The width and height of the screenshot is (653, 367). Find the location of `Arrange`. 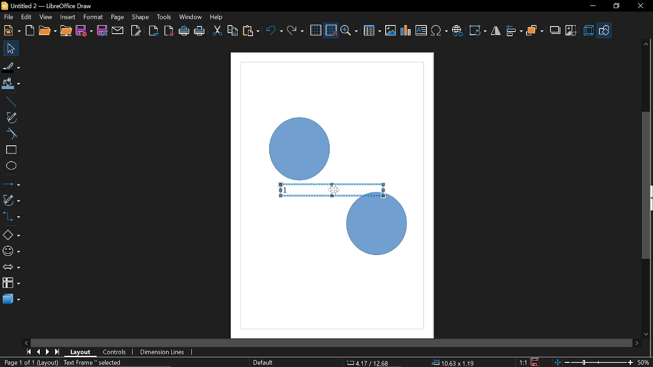

Arrange is located at coordinates (535, 31).